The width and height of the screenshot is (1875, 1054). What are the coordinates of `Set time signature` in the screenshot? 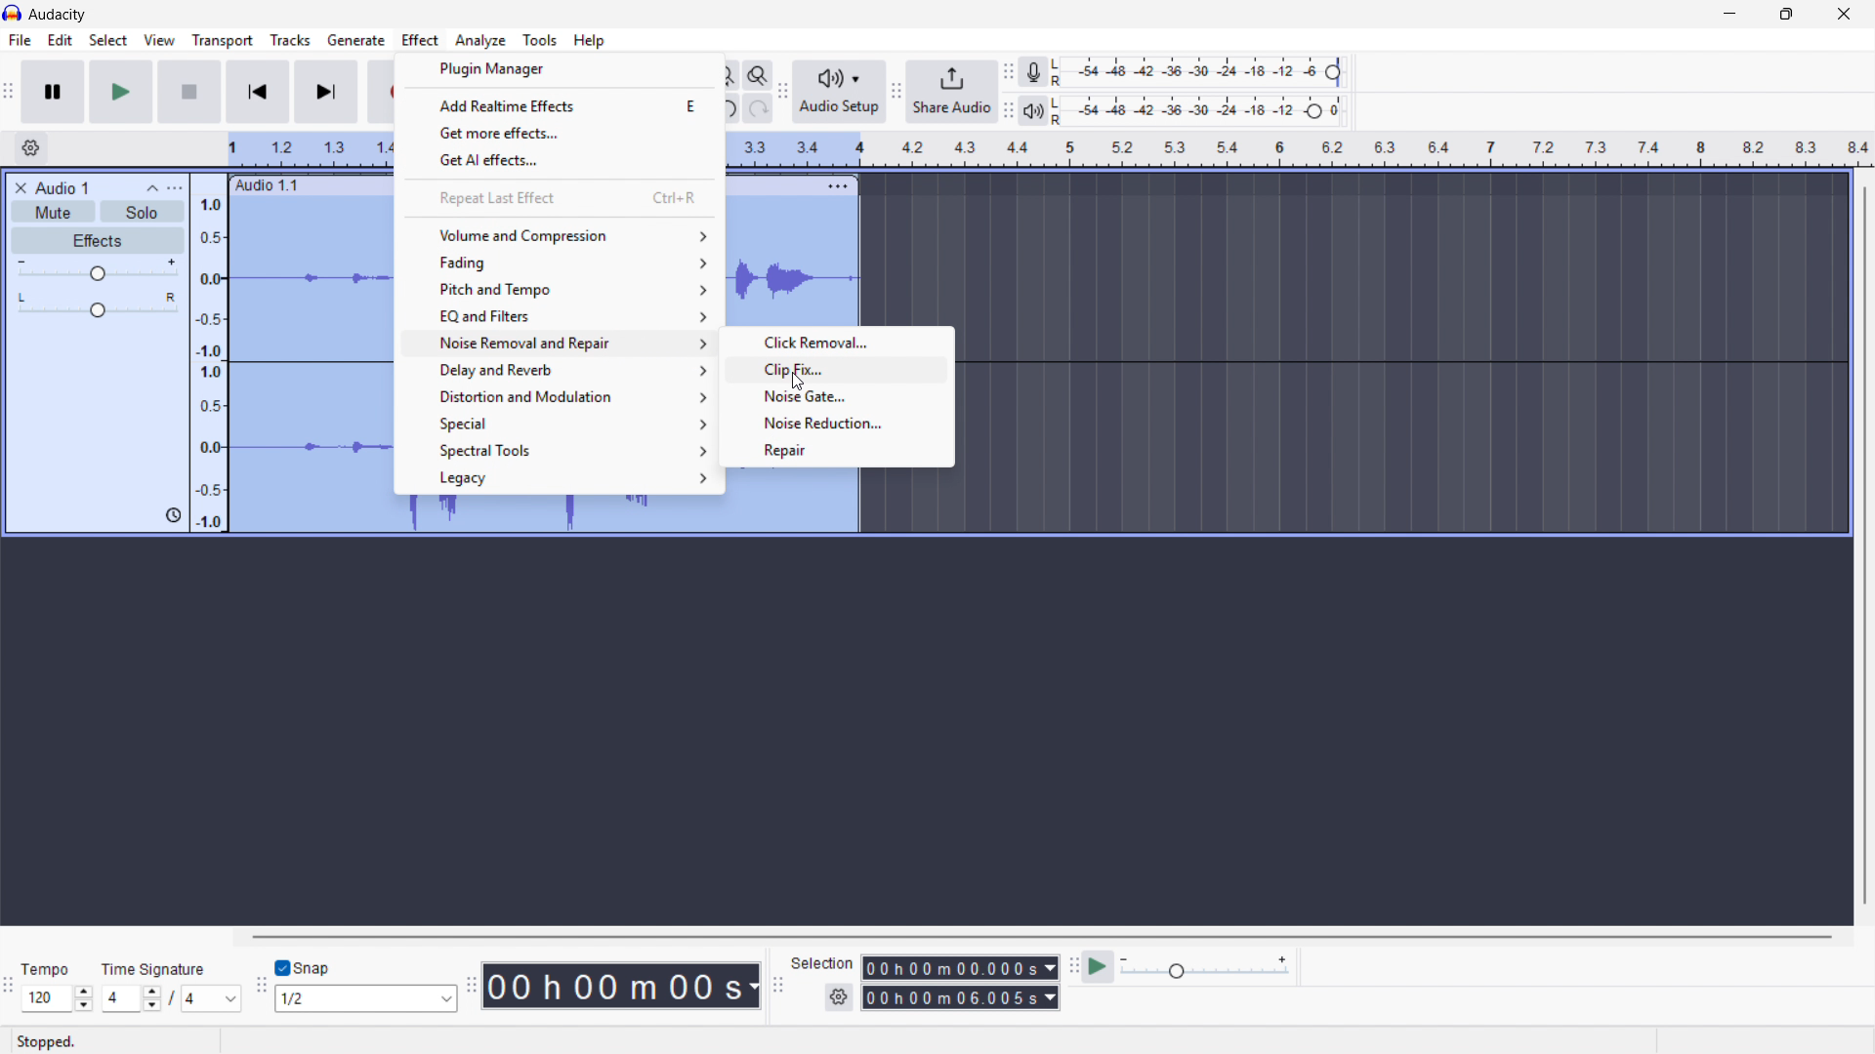 It's located at (172, 985).